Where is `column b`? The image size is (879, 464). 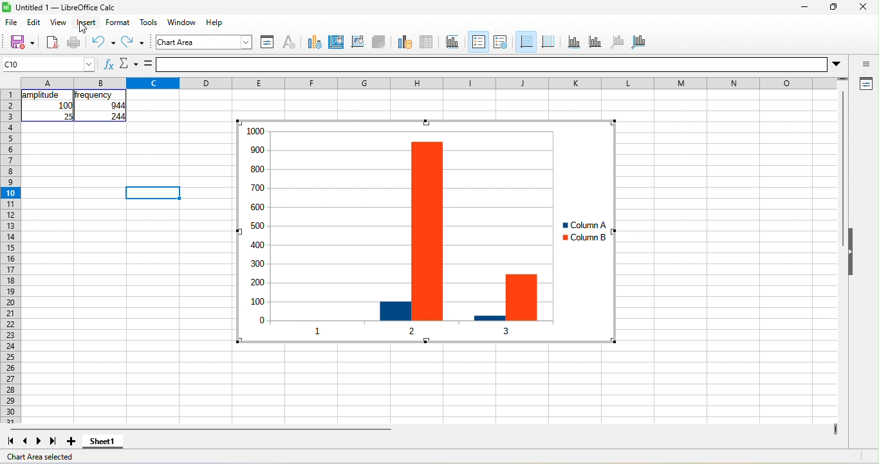
column b is located at coordinates (584, 239).